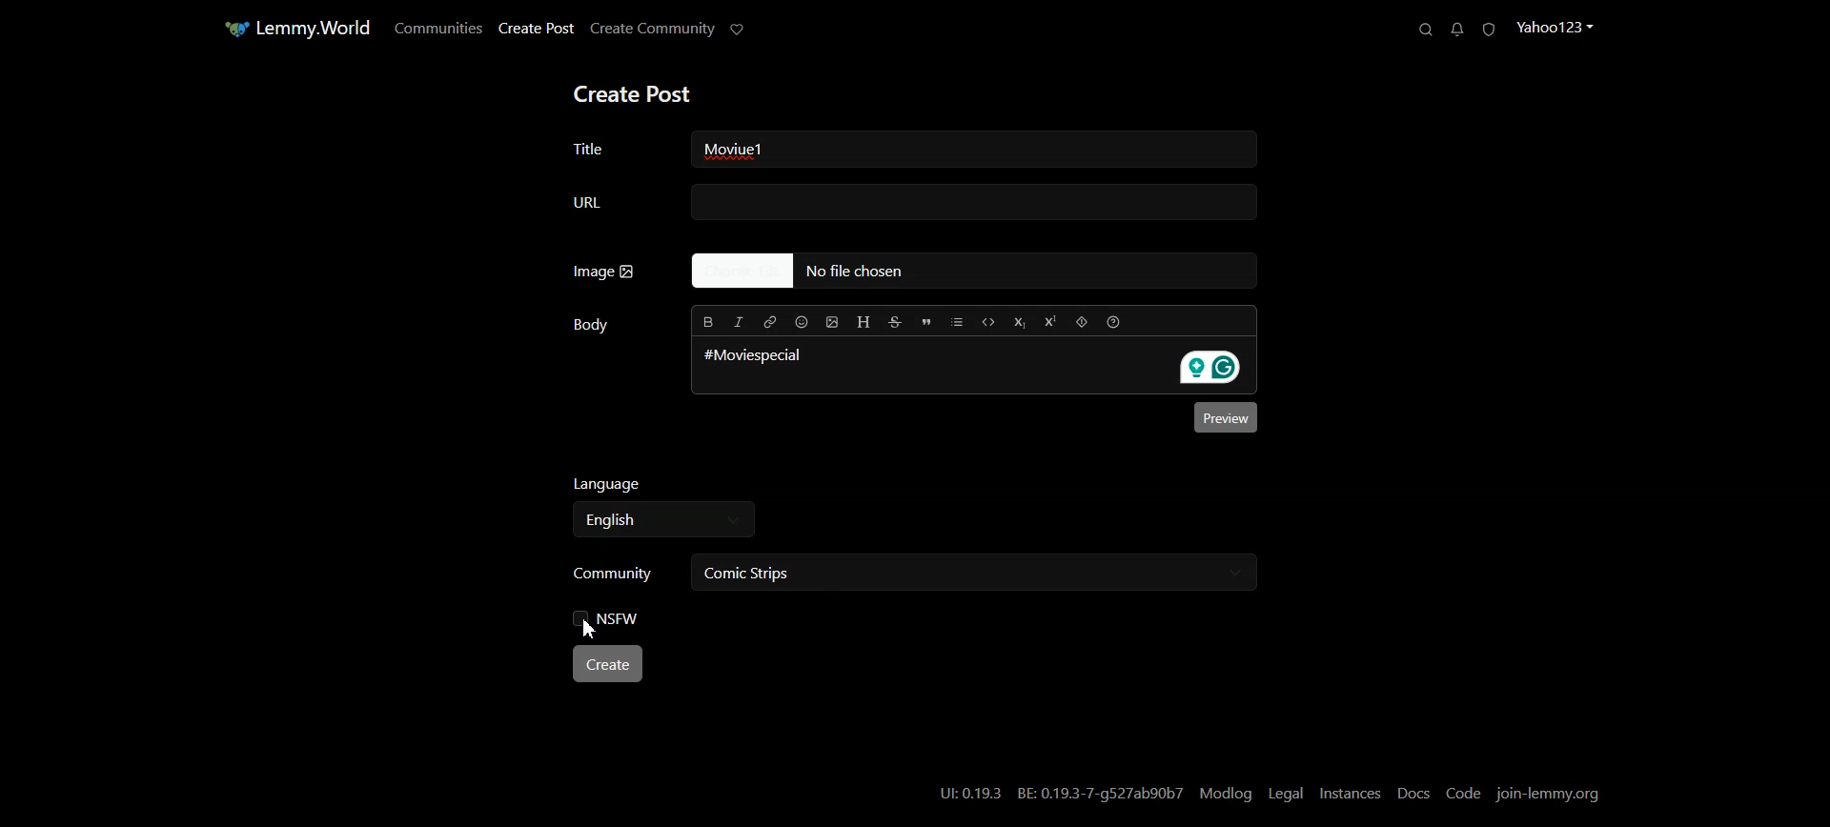 The width and height of the screenshot is (1830, 827). Describe the element at coordinates (1085, 321) in the screenshot. I see `Spoiler` at that location.